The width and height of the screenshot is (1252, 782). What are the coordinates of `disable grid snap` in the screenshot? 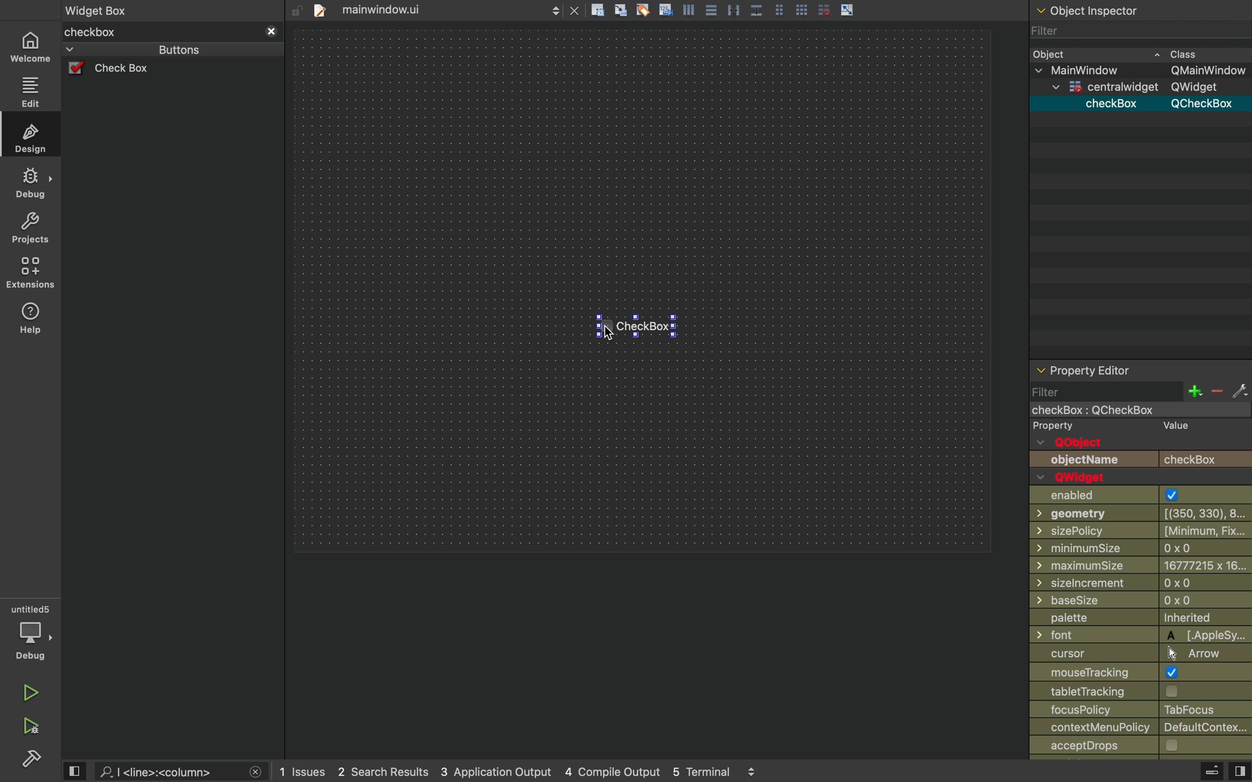 It's located at (822, 9).